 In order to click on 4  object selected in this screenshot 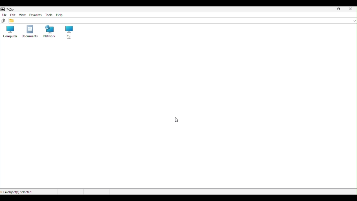, I will do `click(18, 191)`.